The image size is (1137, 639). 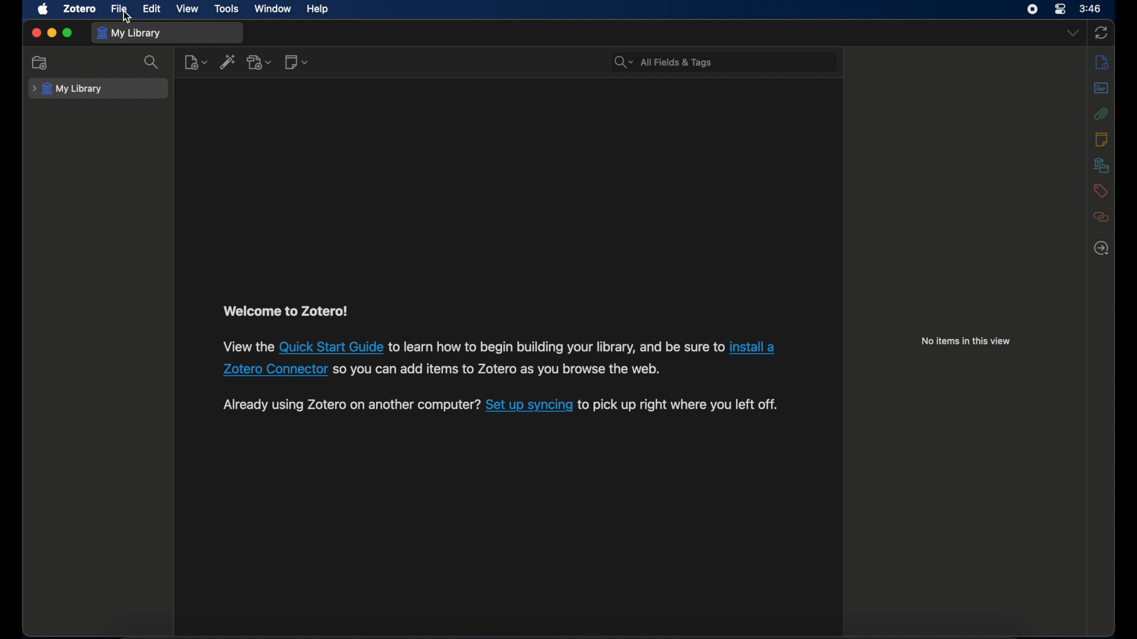 What do you see at coordinates (1101, 88) in the screenshot?
I see `abstract` at bounding box center [1101, 88].